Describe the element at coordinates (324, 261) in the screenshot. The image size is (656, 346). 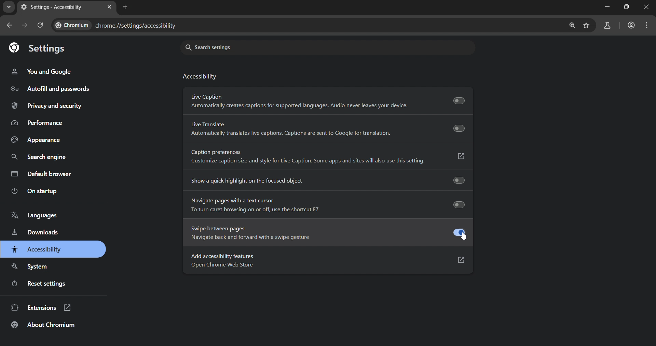
I see `Add accessibility features
Open Chrome Web Store` at that location.